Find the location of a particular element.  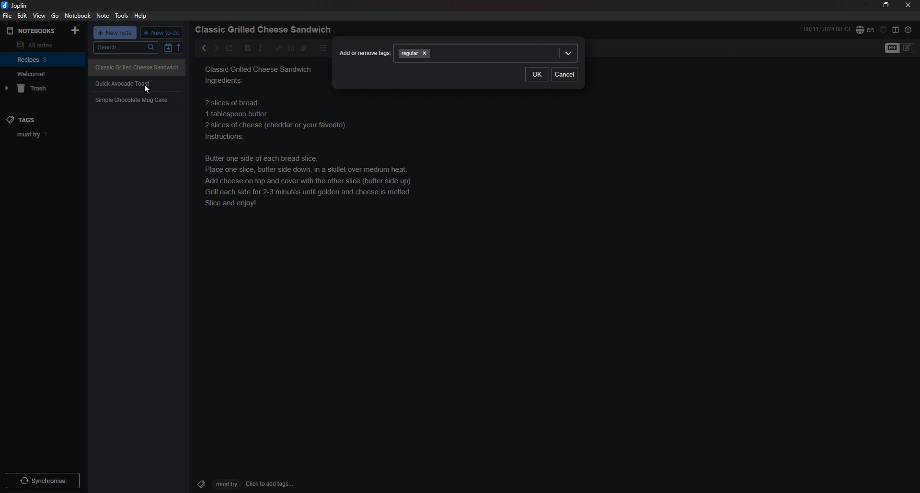

trash is located at coordinates (44, 89).